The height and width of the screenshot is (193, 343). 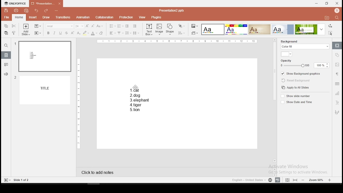 What do you see at coordinates (259, 29) in the screenshot?
I see `theme` at bounding box center [259, 29].